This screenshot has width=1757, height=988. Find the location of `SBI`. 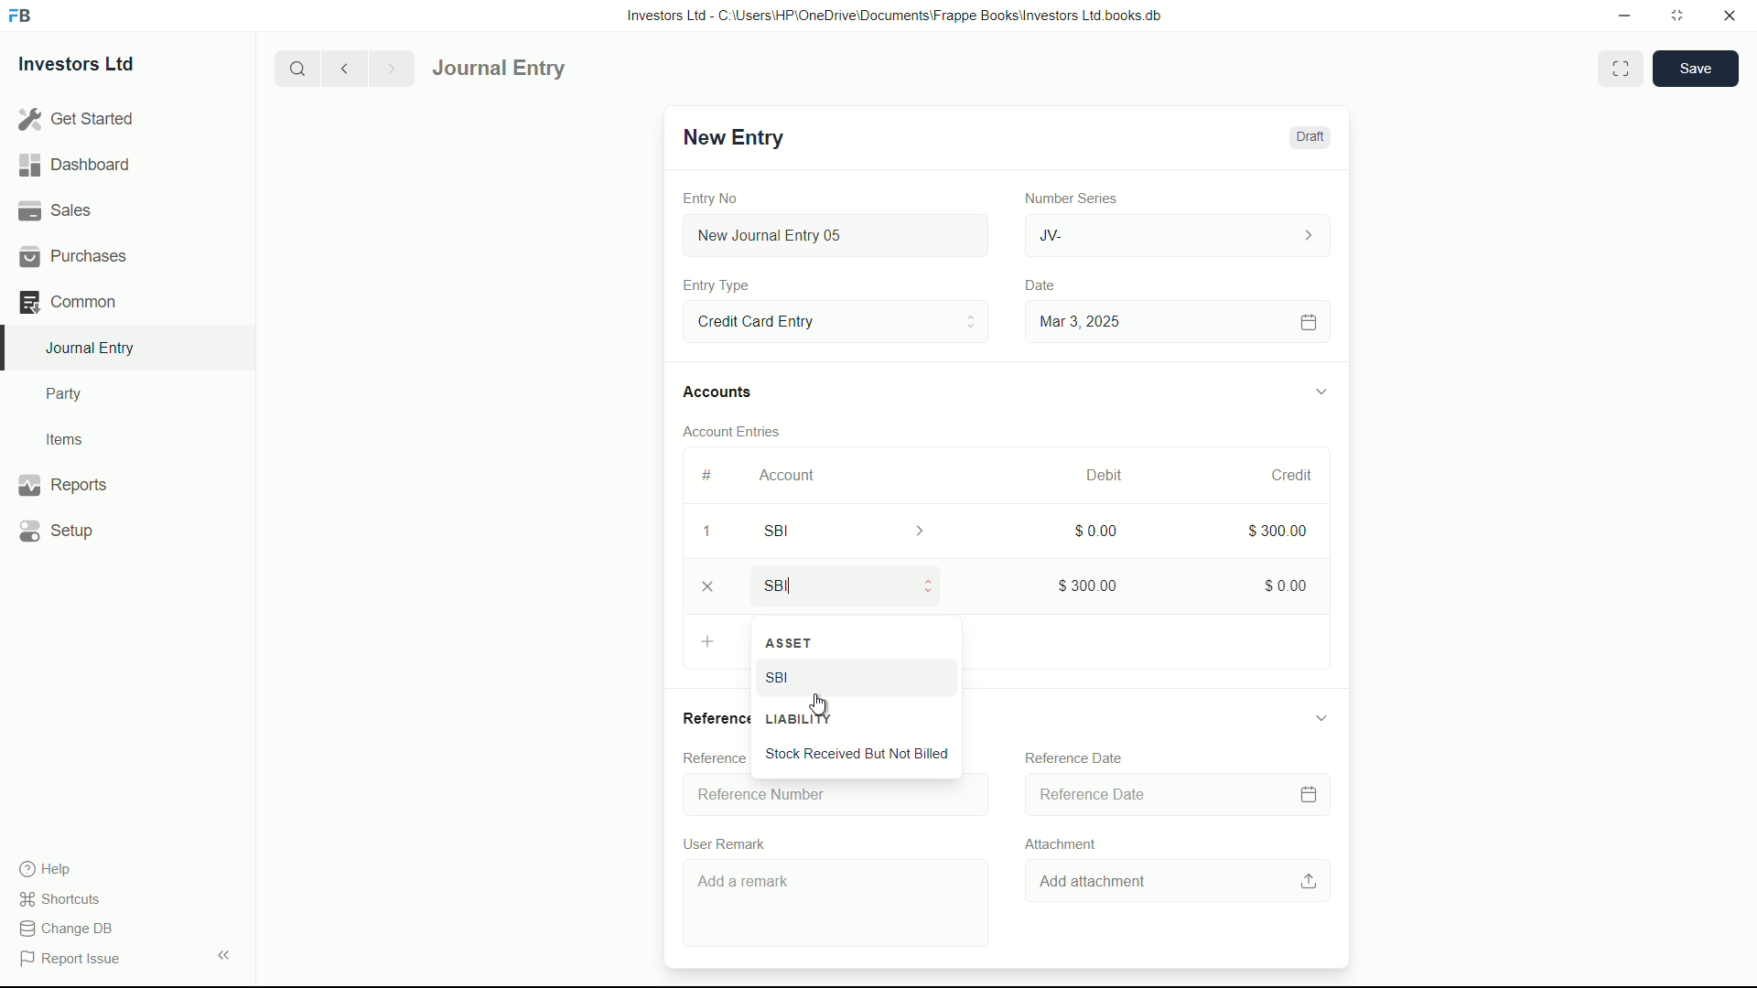

SBI is located at coordinates (857, 530).